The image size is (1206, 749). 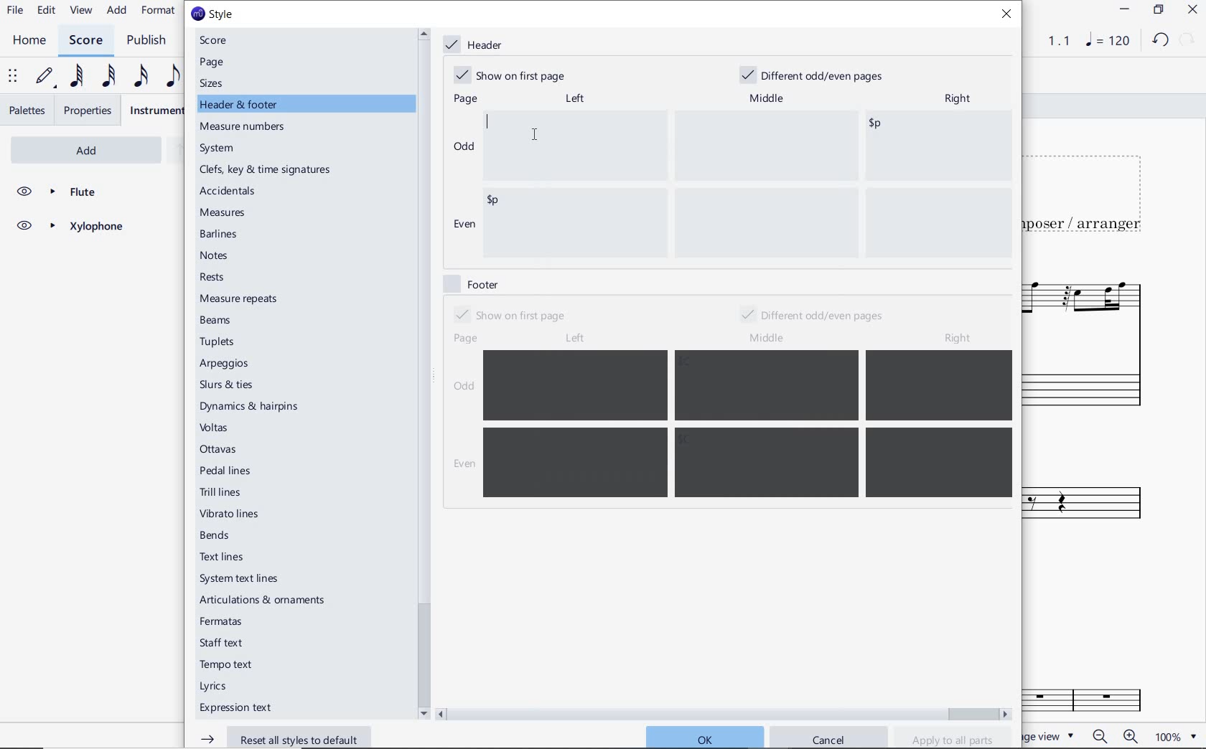 What do you see at coordinates (67, 149) in the screenshot?
I see `ADD` at bounding box center [67, 149].